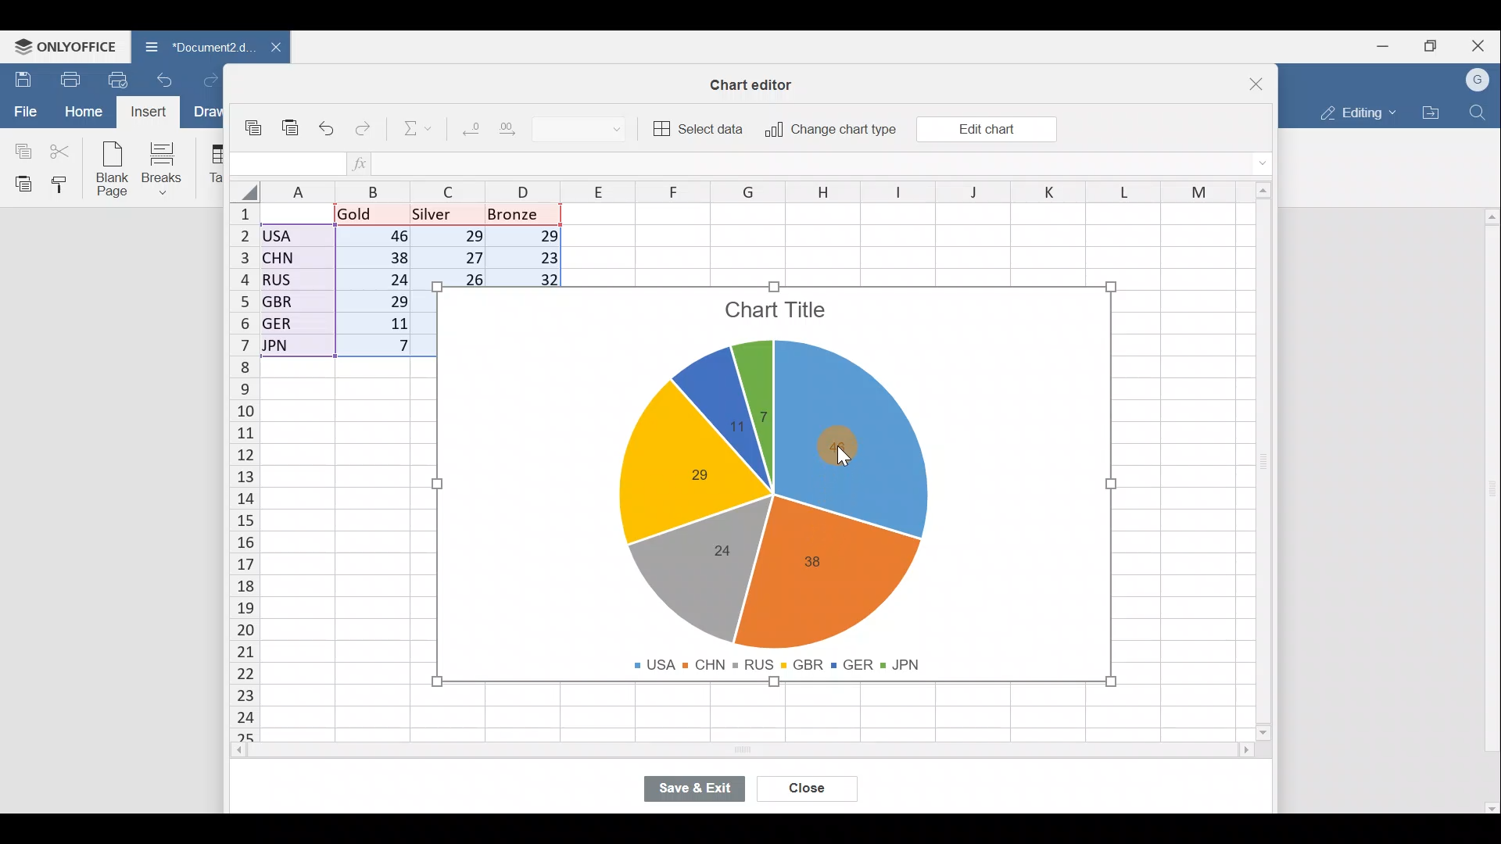 The width and height of the screenshot is (1501, 844). Describe the element at coordinates (325, 281) in the screenshot. I see `Data` at that location.